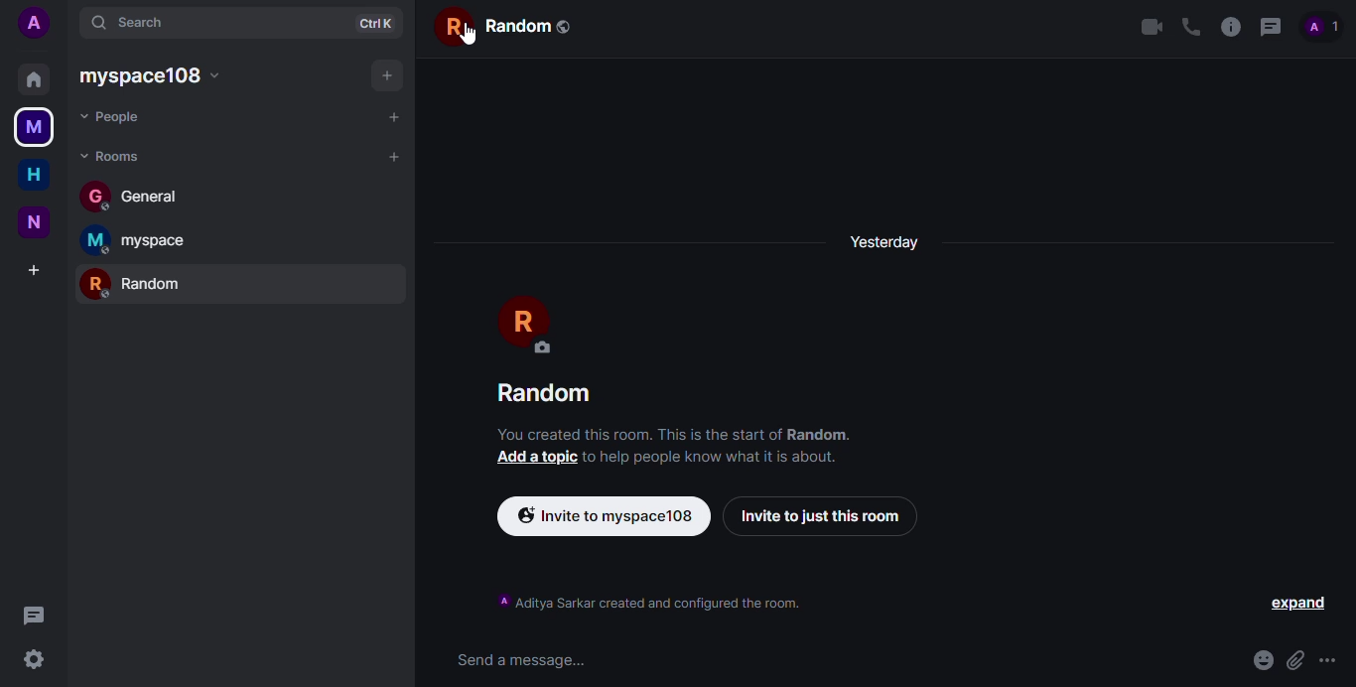 This screenshot has width=1356, height=687. What do you see at coordinates (31, 77) in the screenshot?
I see `home` at bounding box center [31, 77].